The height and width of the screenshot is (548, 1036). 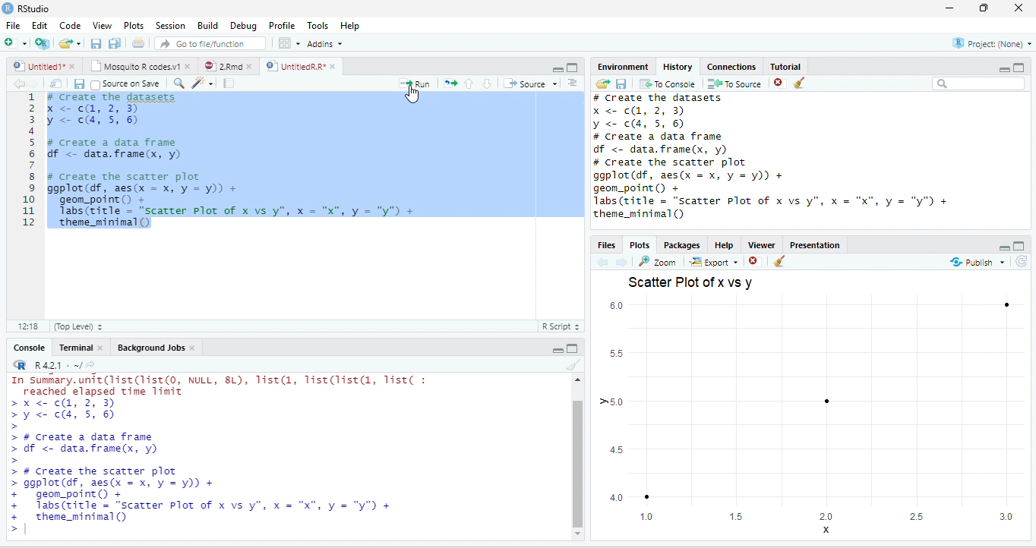 What do you see at coordinates (813, 417) in the screenshot?
I see `plot` at bounding box center [813, 417].